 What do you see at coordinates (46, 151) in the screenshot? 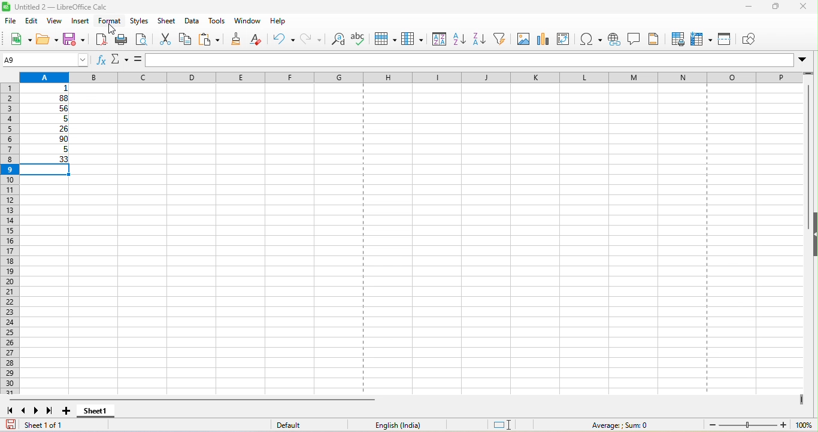
I see `5` at bounding box center [46, 151].